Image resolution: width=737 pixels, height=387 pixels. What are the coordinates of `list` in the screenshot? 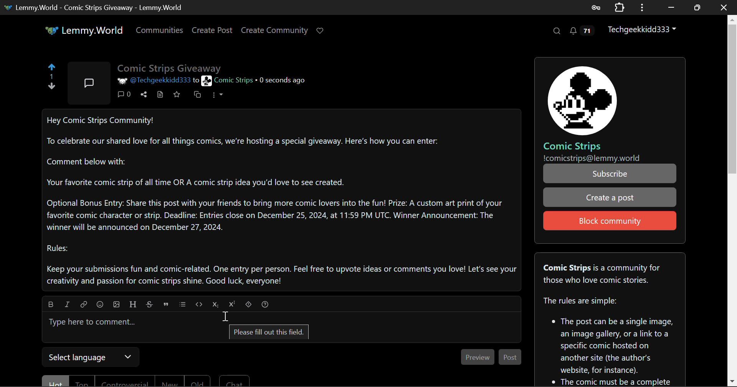 It's located at (184, 303).